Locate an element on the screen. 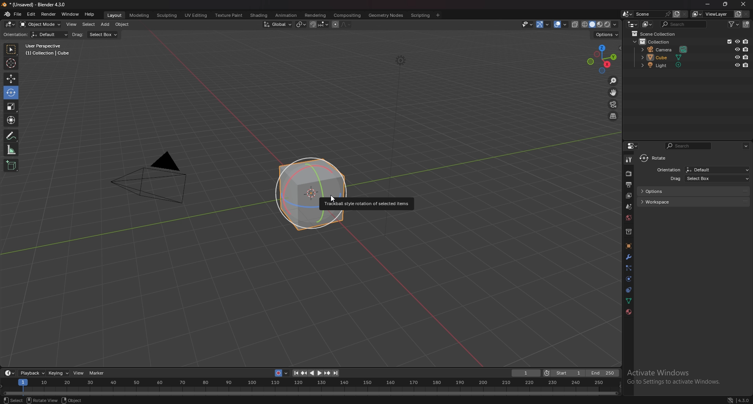 The image size is (753, 404). workspace is located at coordinates (696, 202).